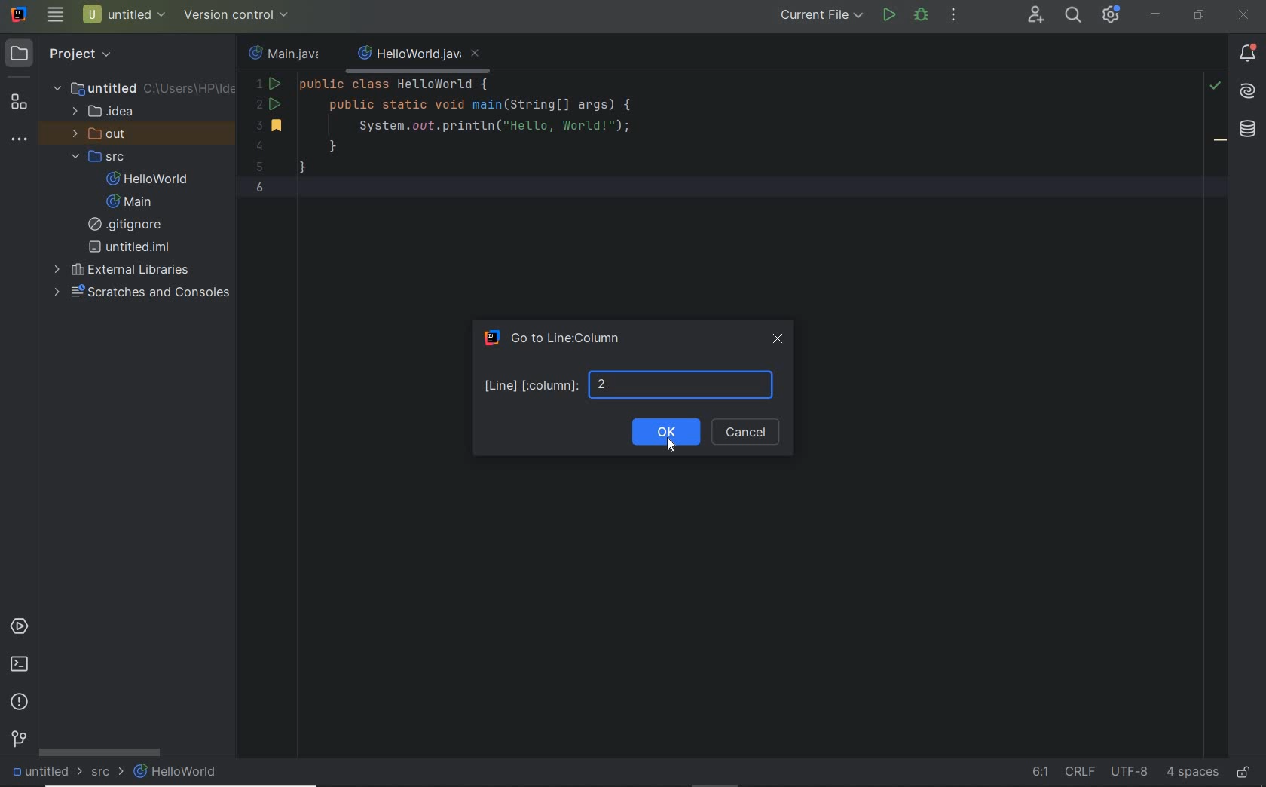 This screenshot has height=787, width=1266. Describe the element at coordinates (56, 14) in the screenshot. I see `main menu` at that location.